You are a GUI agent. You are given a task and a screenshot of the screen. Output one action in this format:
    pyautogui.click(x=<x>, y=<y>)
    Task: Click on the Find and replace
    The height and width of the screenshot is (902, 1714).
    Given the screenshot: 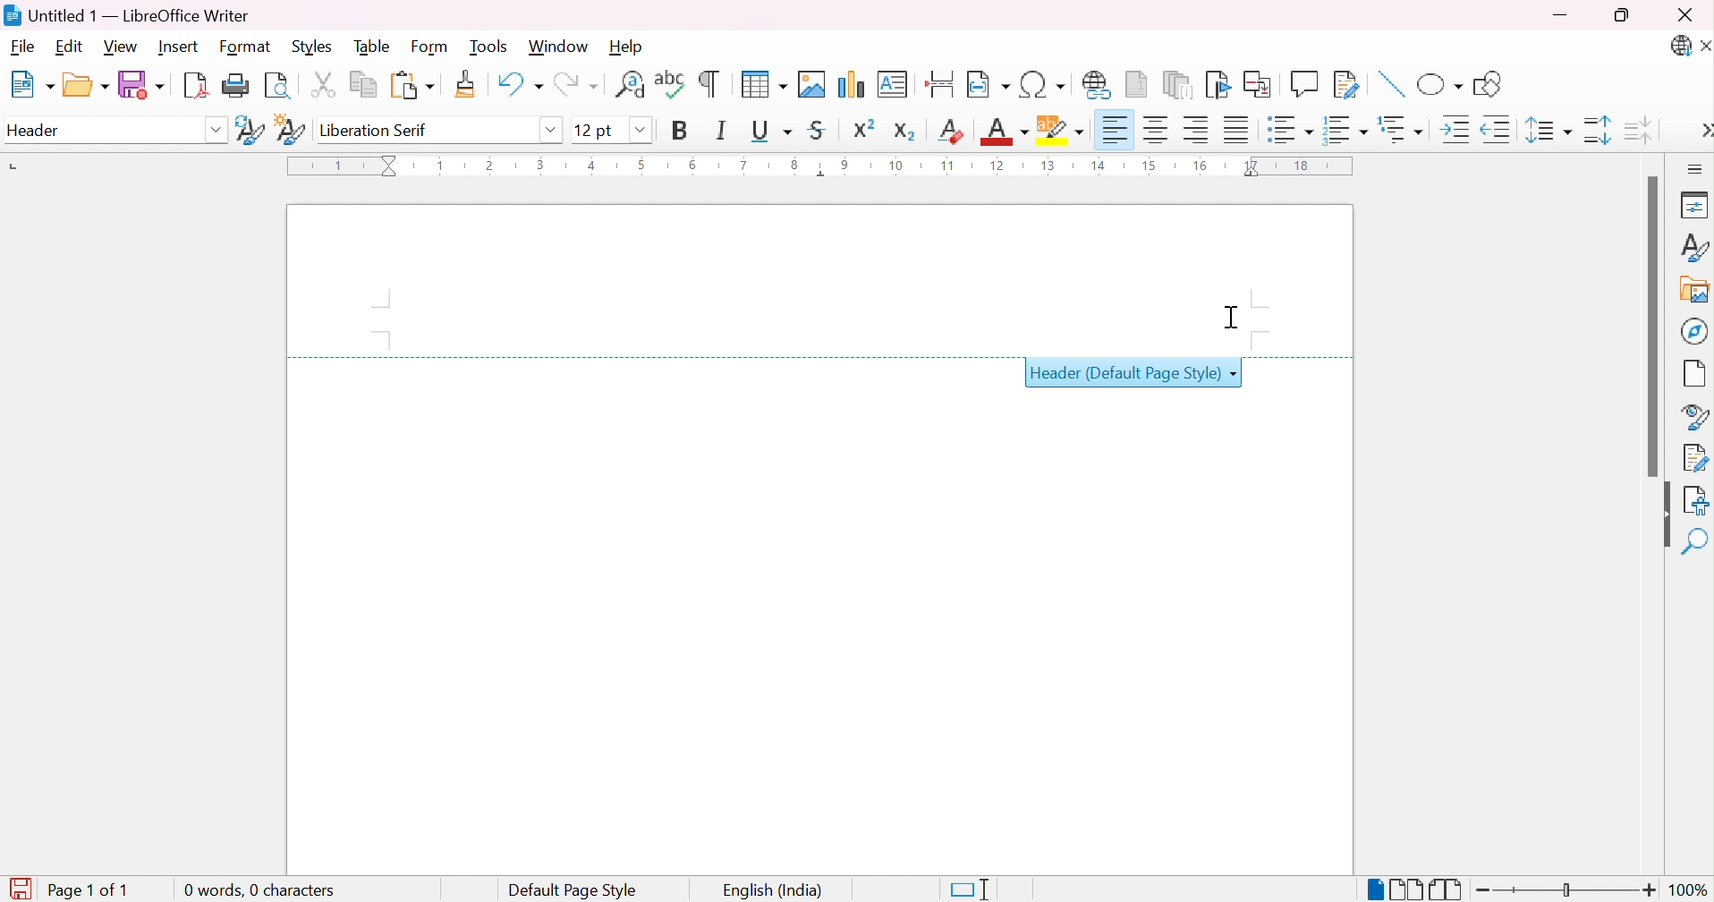 What is the action you would take?
    pyautogui.click(x=629, y=81)
    